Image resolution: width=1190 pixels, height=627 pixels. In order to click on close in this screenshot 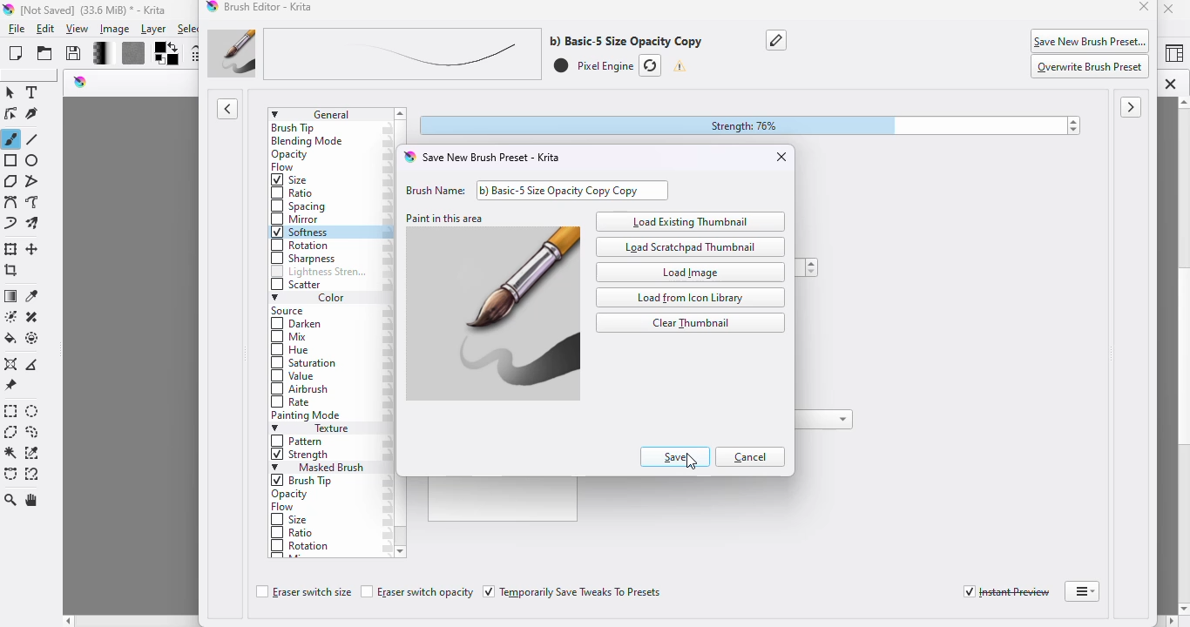, I will do `click(781, 157)`.